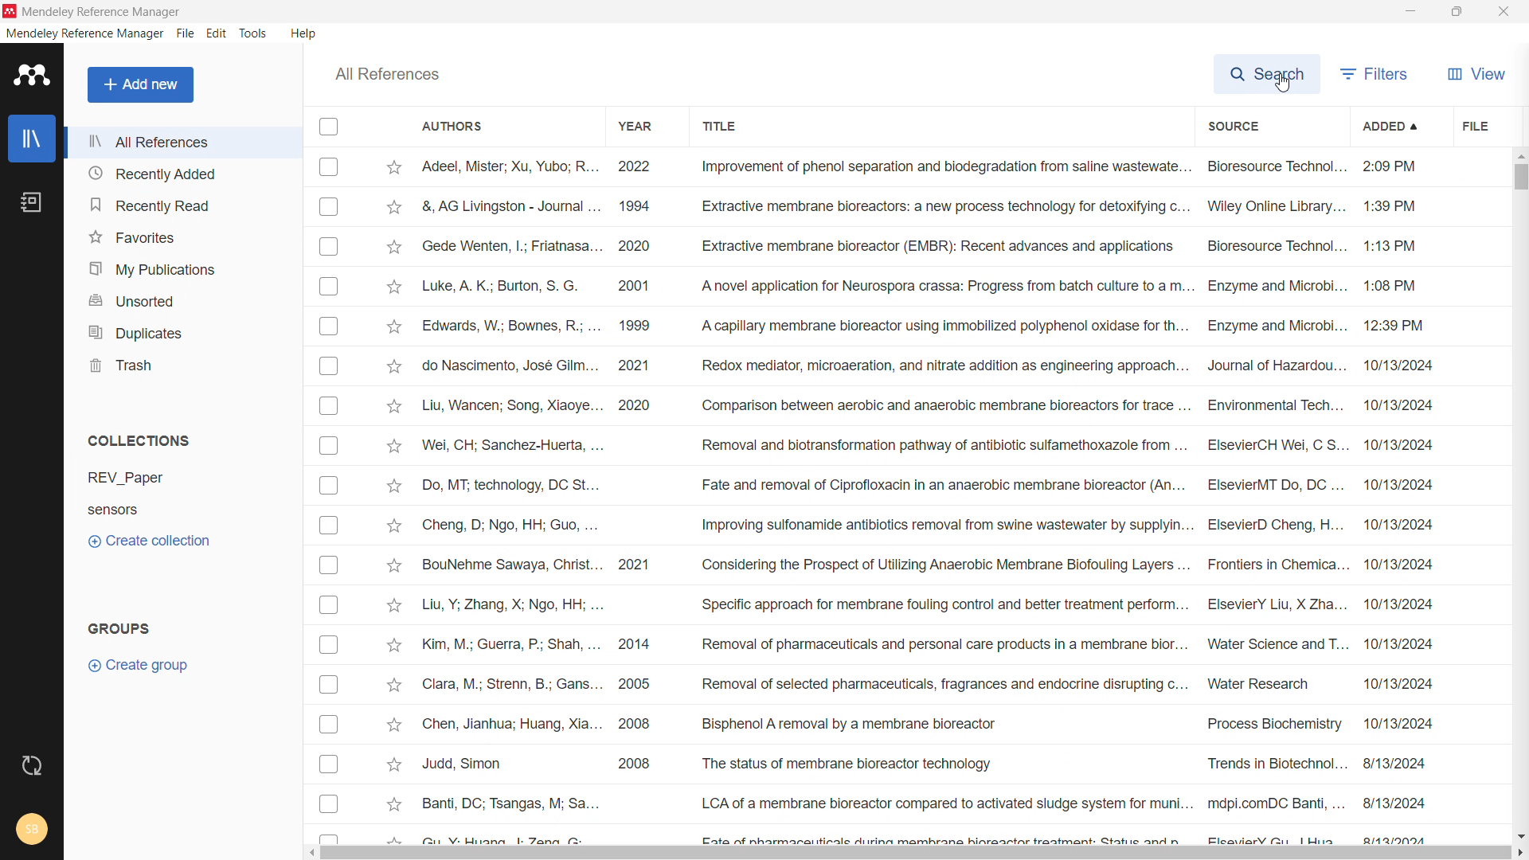  What do you see at coordinates (393, 447) in the screenshot?
I see `Add to favorites` at bounding box center [393, 447].